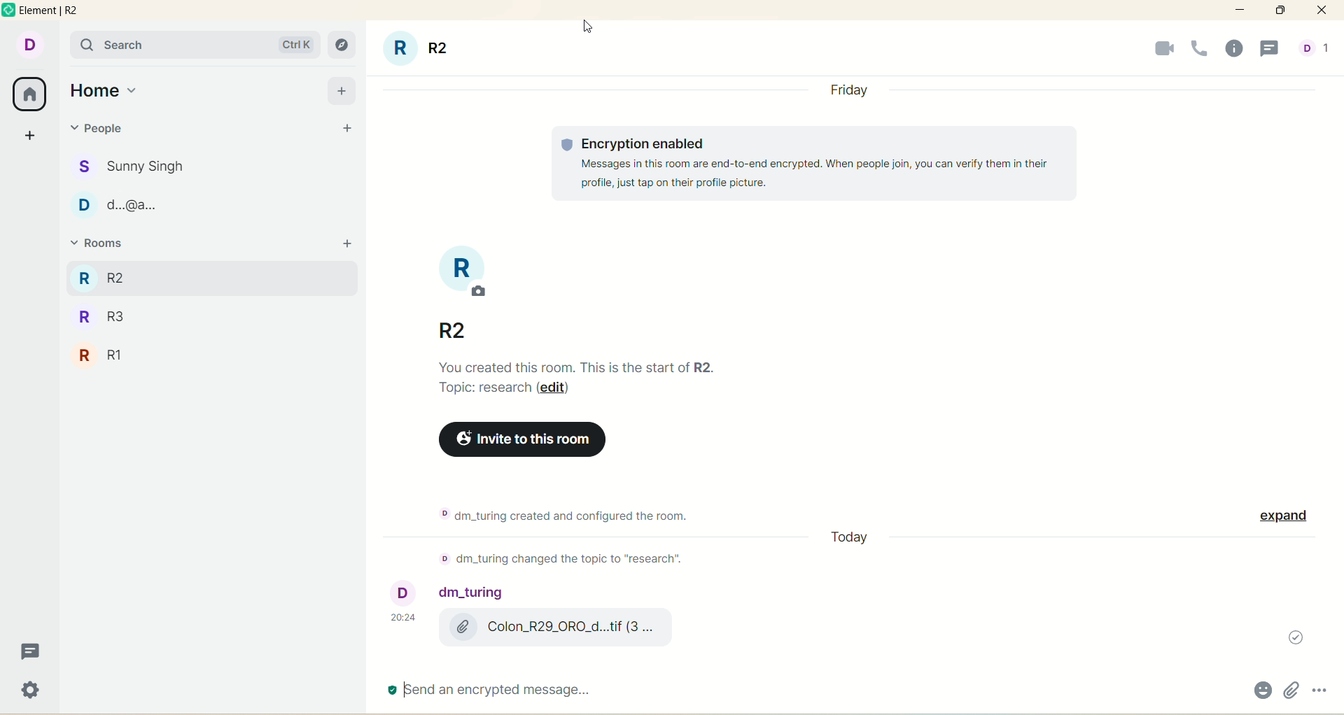 The width and height of the screenshot is (1344, 715). What do you see at coordinates (587, 27) in the screenshot?
I see `cursor` at bounding box center [587, 27].